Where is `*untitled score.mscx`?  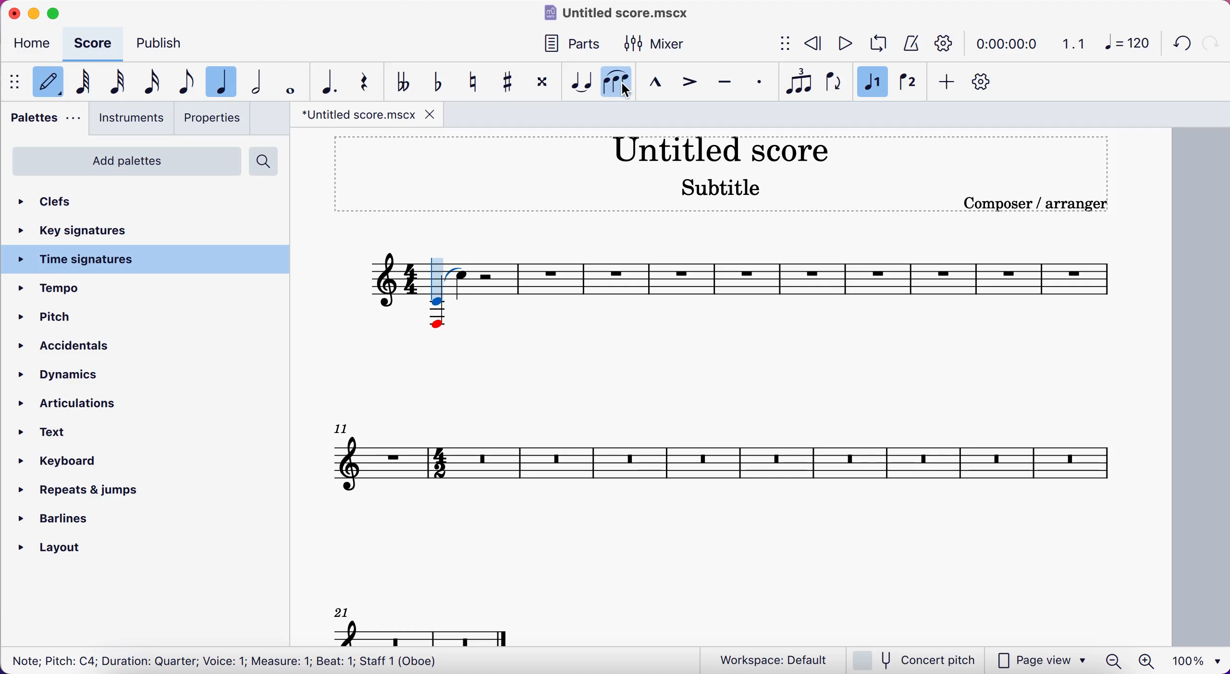 *untitled score.mscx is located at coordinates (370, 116).